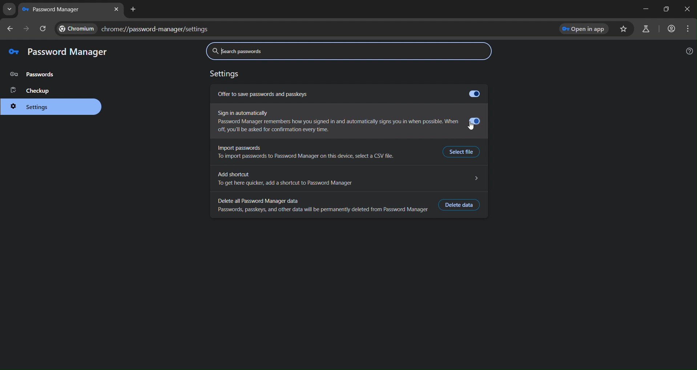 The image size is (697, 370). What do you see at coordinates (688, 29) in the screenshot?
I see `menu` at bounding box center [688, 29].